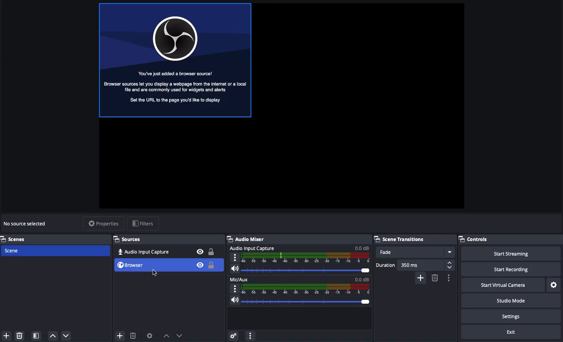  I want to click on Delete, so click(20, 336).